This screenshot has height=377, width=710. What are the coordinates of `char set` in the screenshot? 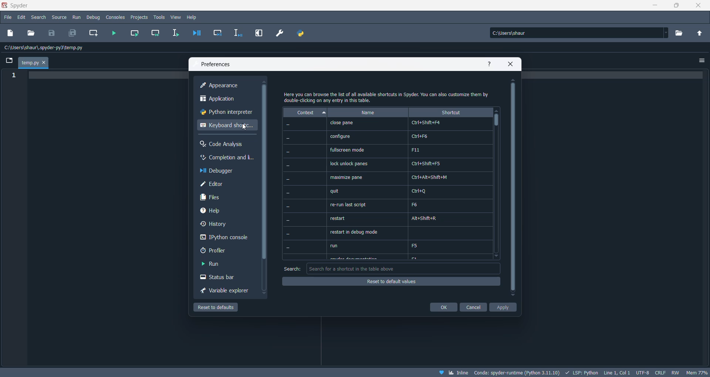 It's located at (642, 371).